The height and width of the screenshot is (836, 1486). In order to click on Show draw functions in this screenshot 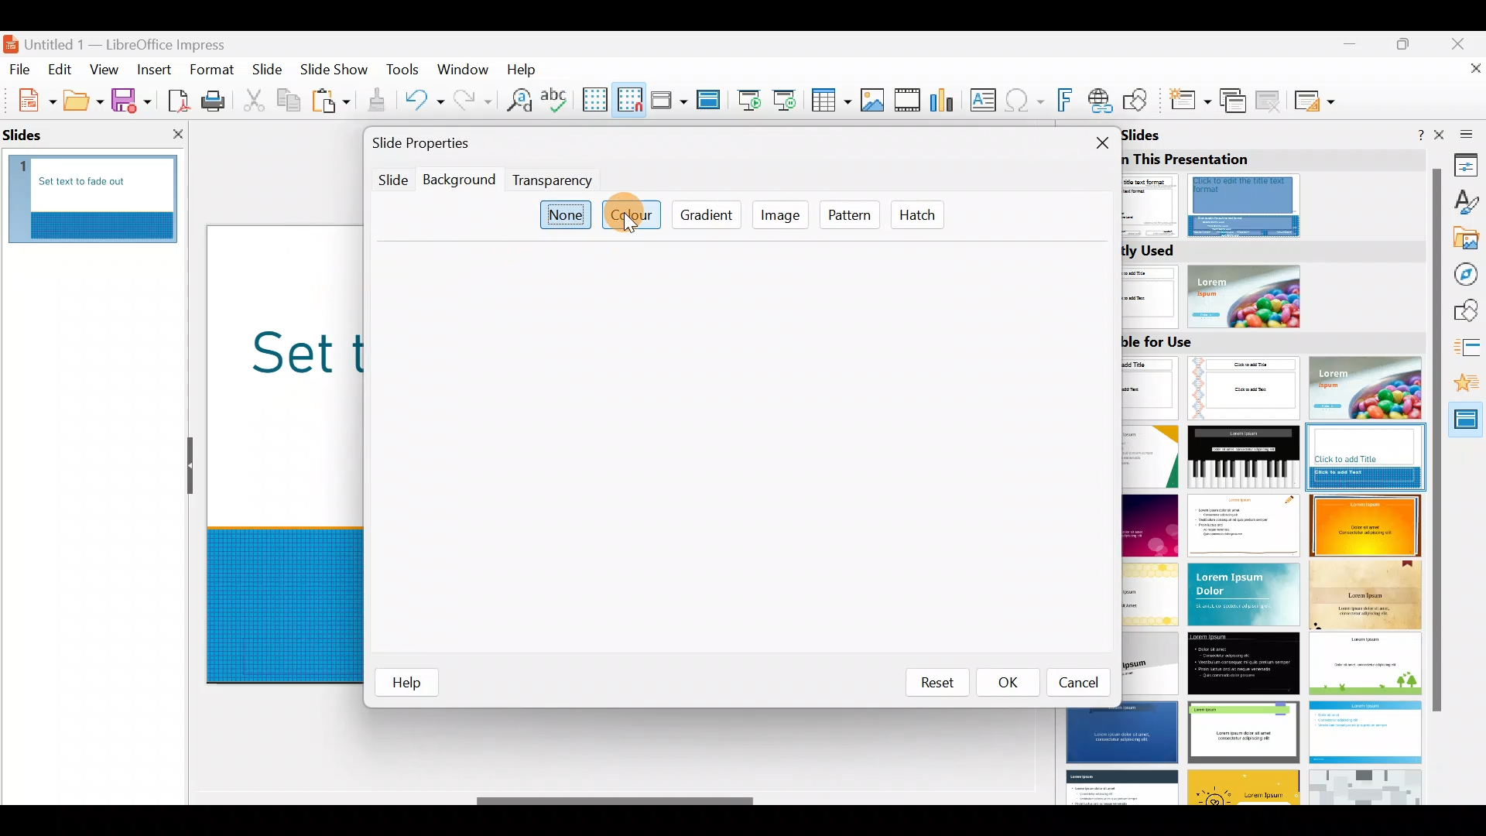, I will do `click(1138, 101)`.